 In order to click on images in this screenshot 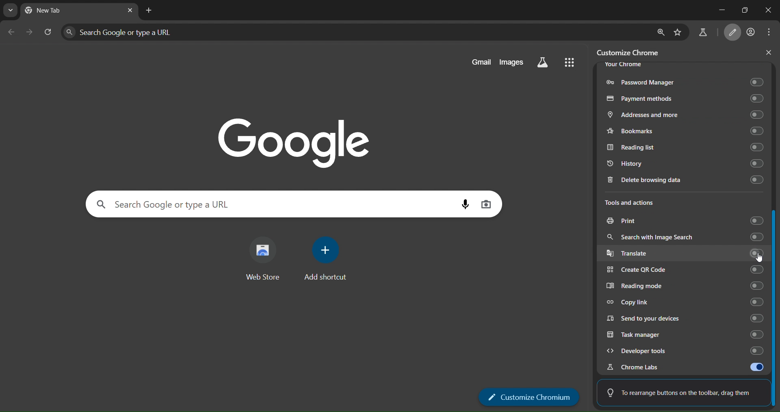, I will do `click(513, 62)`.